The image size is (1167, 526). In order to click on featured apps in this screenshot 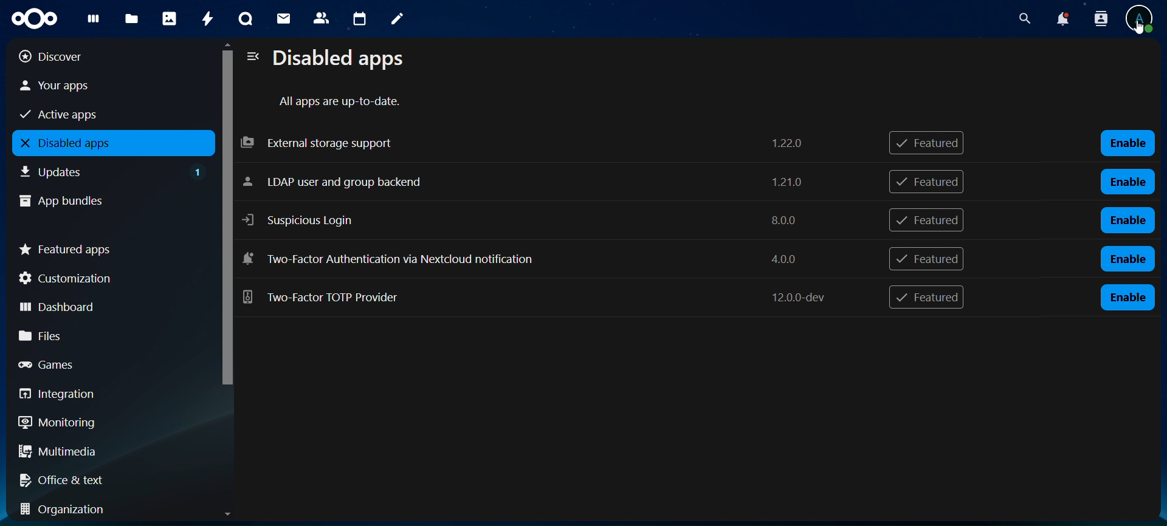, I will do `click(108, 247)`.